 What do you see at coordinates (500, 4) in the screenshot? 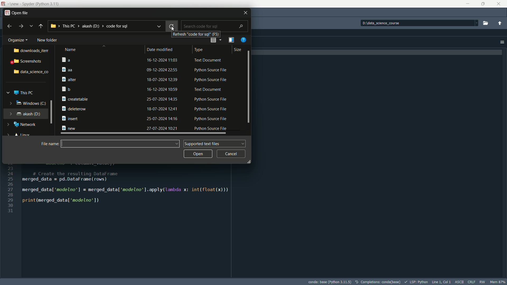
I see `close` at bounding box center [500, 4].